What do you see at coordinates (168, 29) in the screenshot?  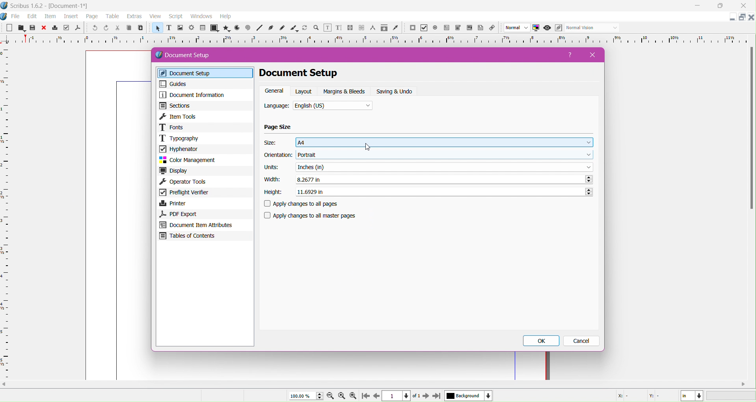 I see `text frame` at bounding box center [168, 29].